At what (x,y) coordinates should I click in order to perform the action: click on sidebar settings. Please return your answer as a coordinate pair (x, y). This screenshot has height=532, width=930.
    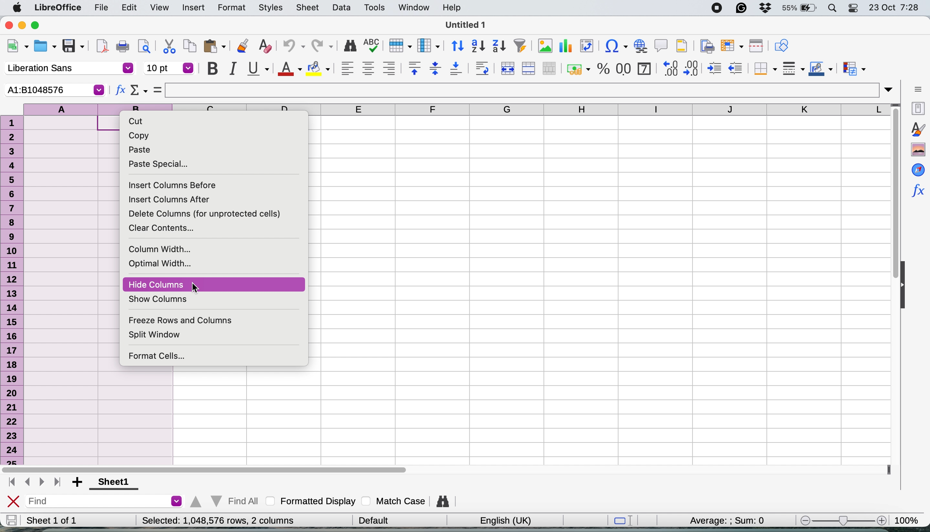
    Looking at the image, I should click on (918, 88).